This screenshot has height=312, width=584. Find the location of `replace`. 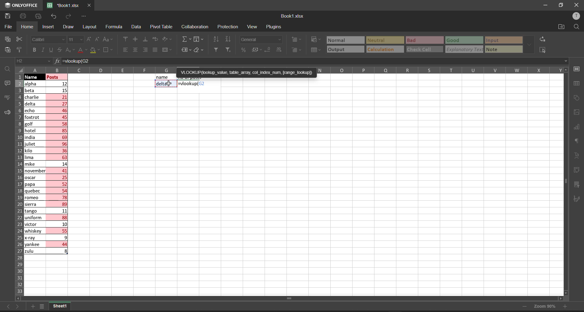

replace is located at coordinates (543, 39).